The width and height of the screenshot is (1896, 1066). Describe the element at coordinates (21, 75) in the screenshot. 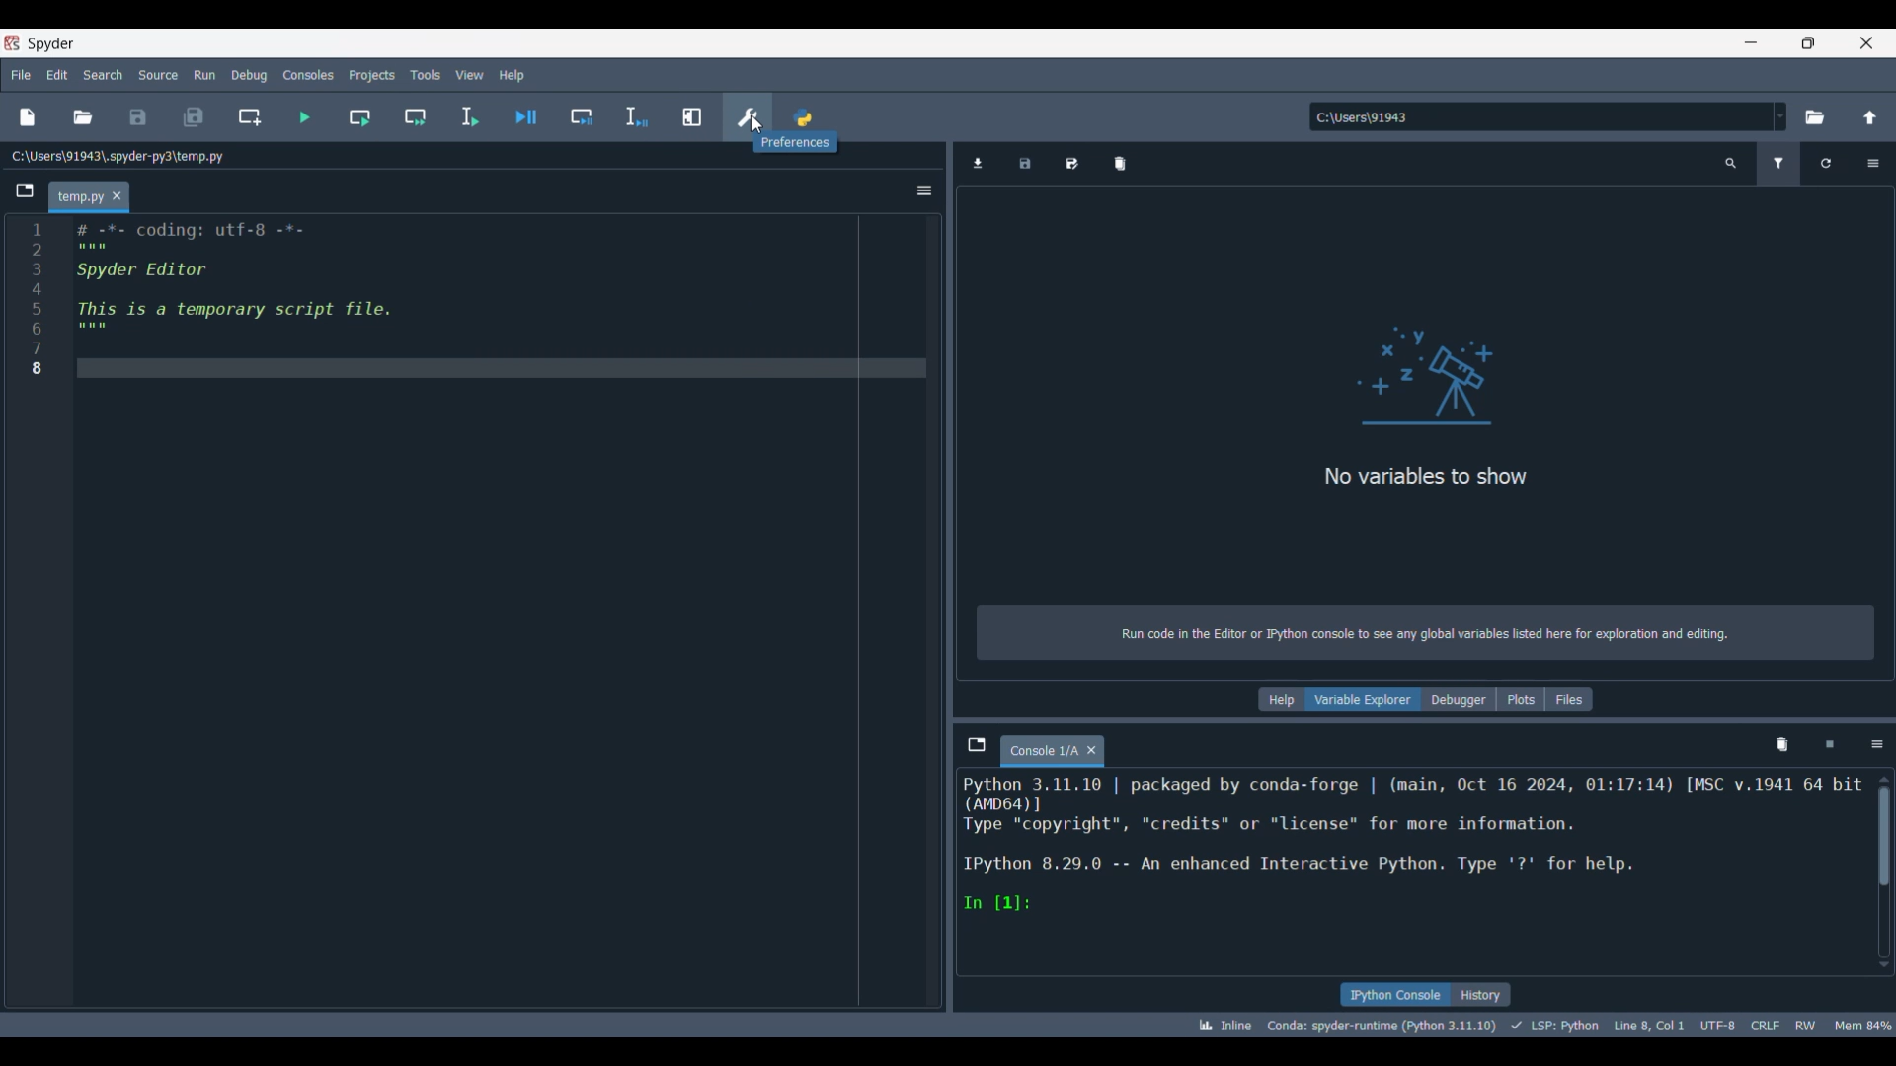

I see `File menu` at that location.